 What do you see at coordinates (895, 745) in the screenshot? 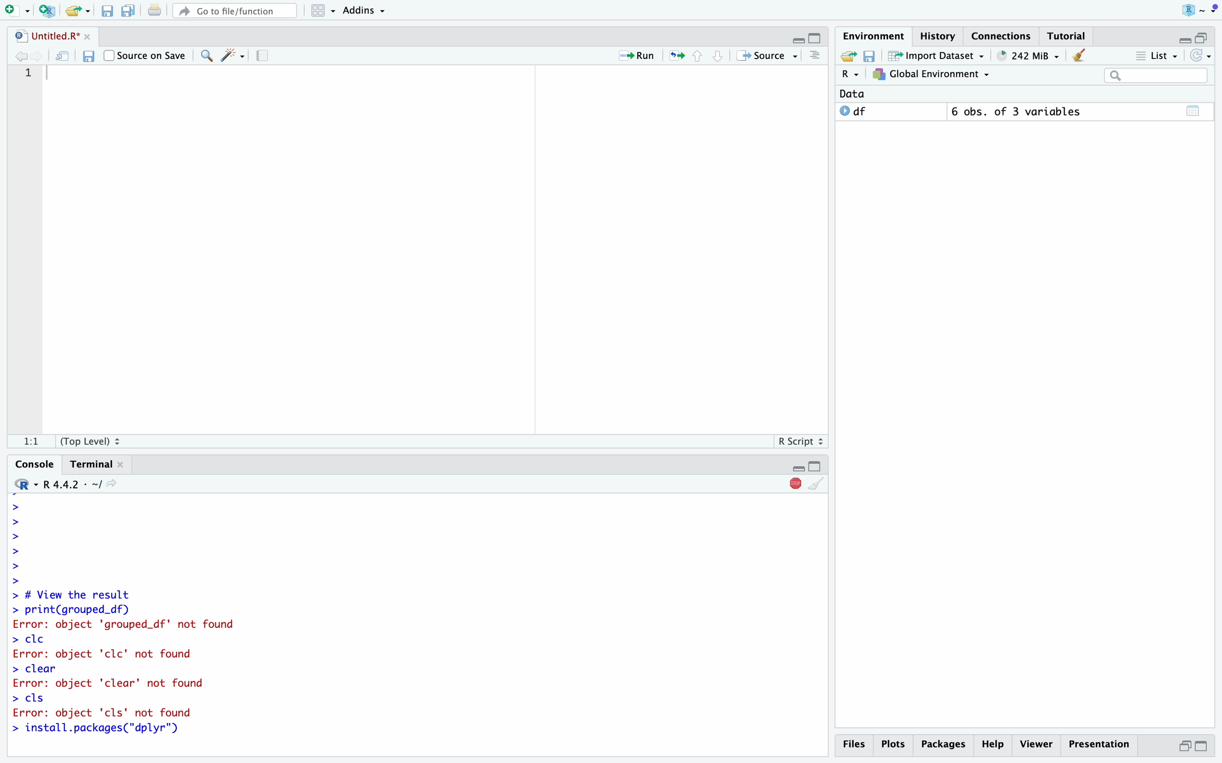
I see `Plots` at bounding box center [895, 745].